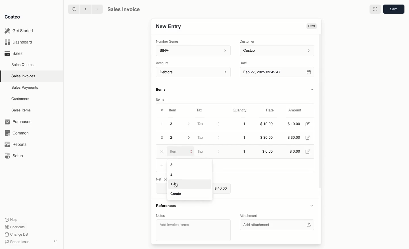  What do you see at coordinates (393, 9) in the screenshot?
I see `Save` at bounding box center [393, 9].